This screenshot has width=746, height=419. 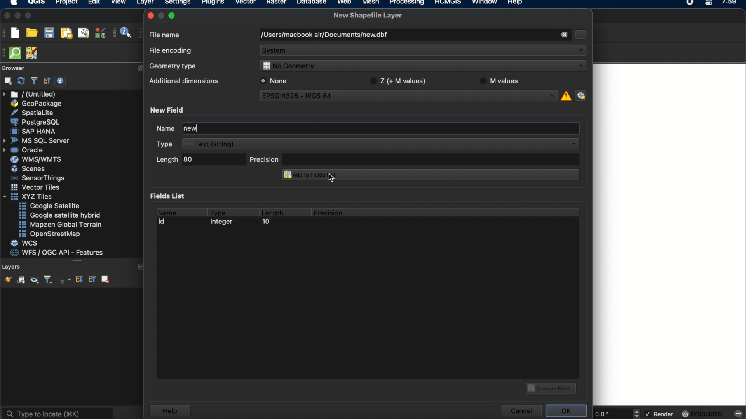 What do you see at coordinates (638, 413) in the screenshot?
I see `toggle buttons` at bounding box center [638, 413].